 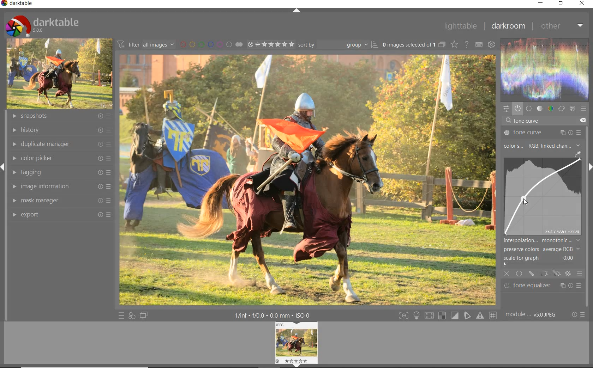 What do you see at coordinates (543, 286) in the screenshot?
I see `tone equalizer` at bounding box center [543, 286].